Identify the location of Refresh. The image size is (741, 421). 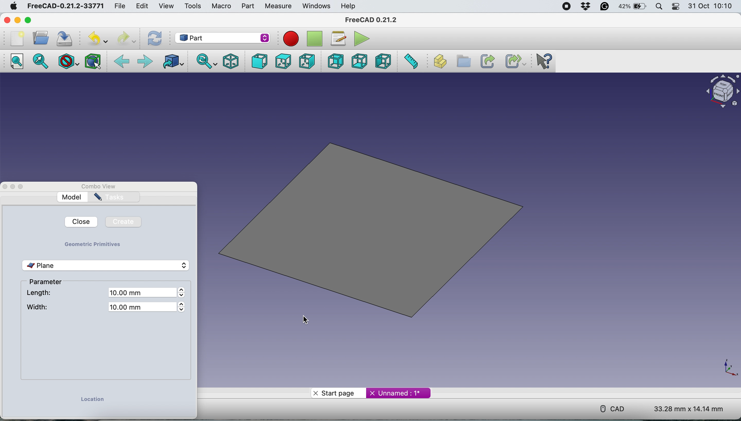
(155, 38).